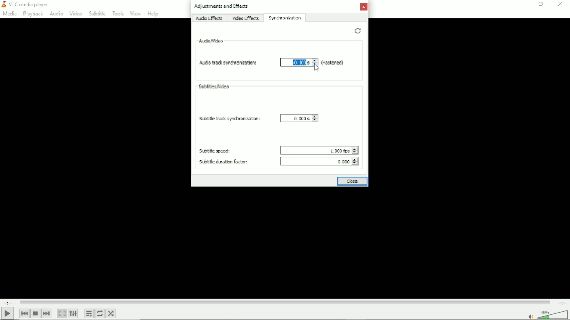  What do you see at coordinates (295, 118) in the screenshot?
I see `set Subtitle track synchronization` at bounding box center [295, 118].